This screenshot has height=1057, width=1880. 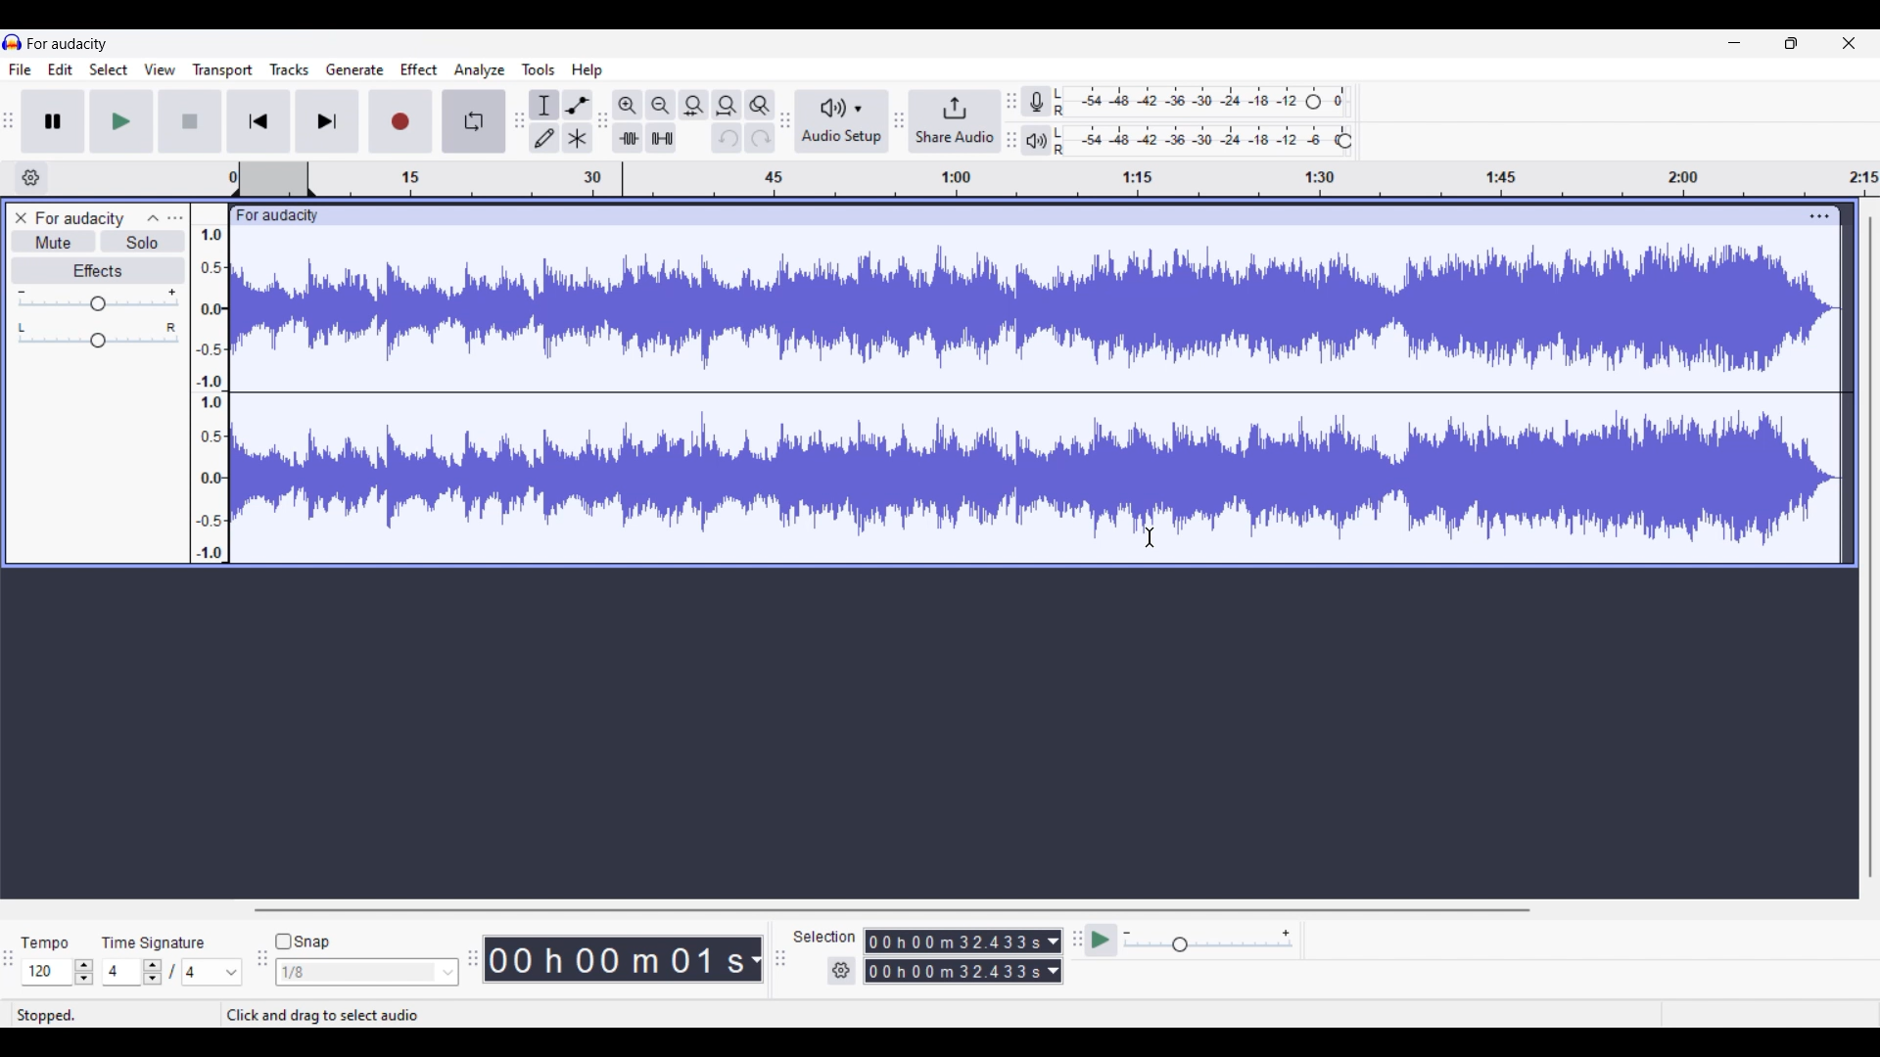 I want to click on Zoom out, so click(x=661, y=106).